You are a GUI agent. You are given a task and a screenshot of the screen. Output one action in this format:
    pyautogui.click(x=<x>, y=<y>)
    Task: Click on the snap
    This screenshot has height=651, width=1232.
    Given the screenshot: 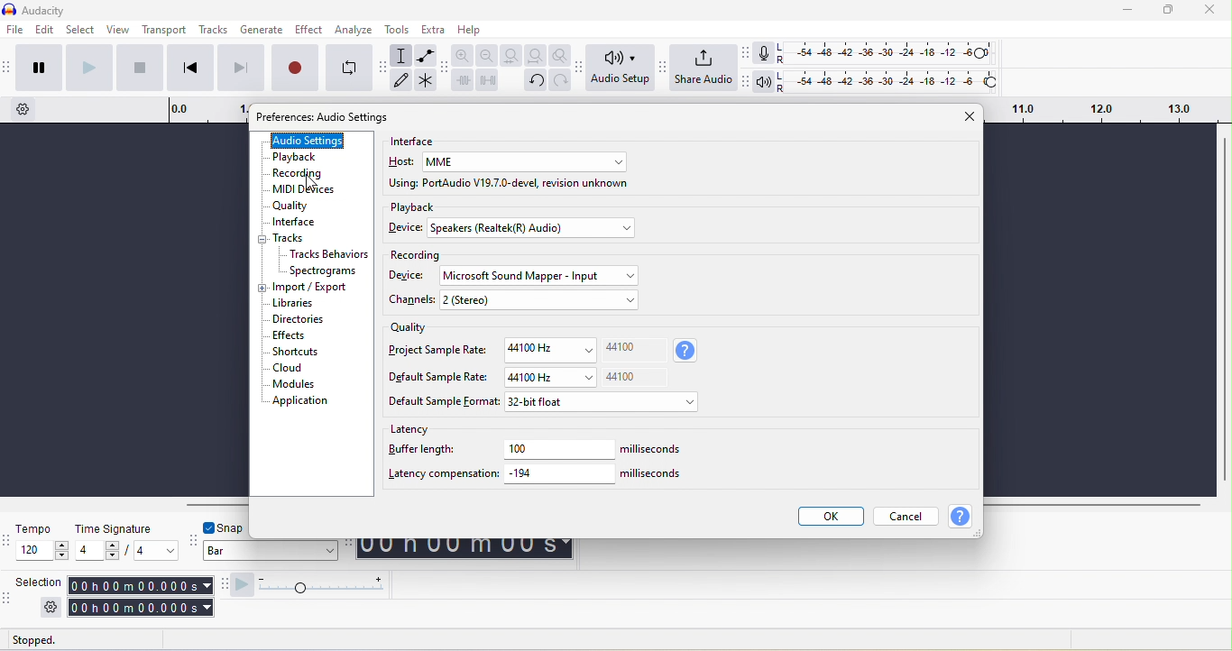 What is the action you would take?
    pyautogui.click(x=225, y=528)
    